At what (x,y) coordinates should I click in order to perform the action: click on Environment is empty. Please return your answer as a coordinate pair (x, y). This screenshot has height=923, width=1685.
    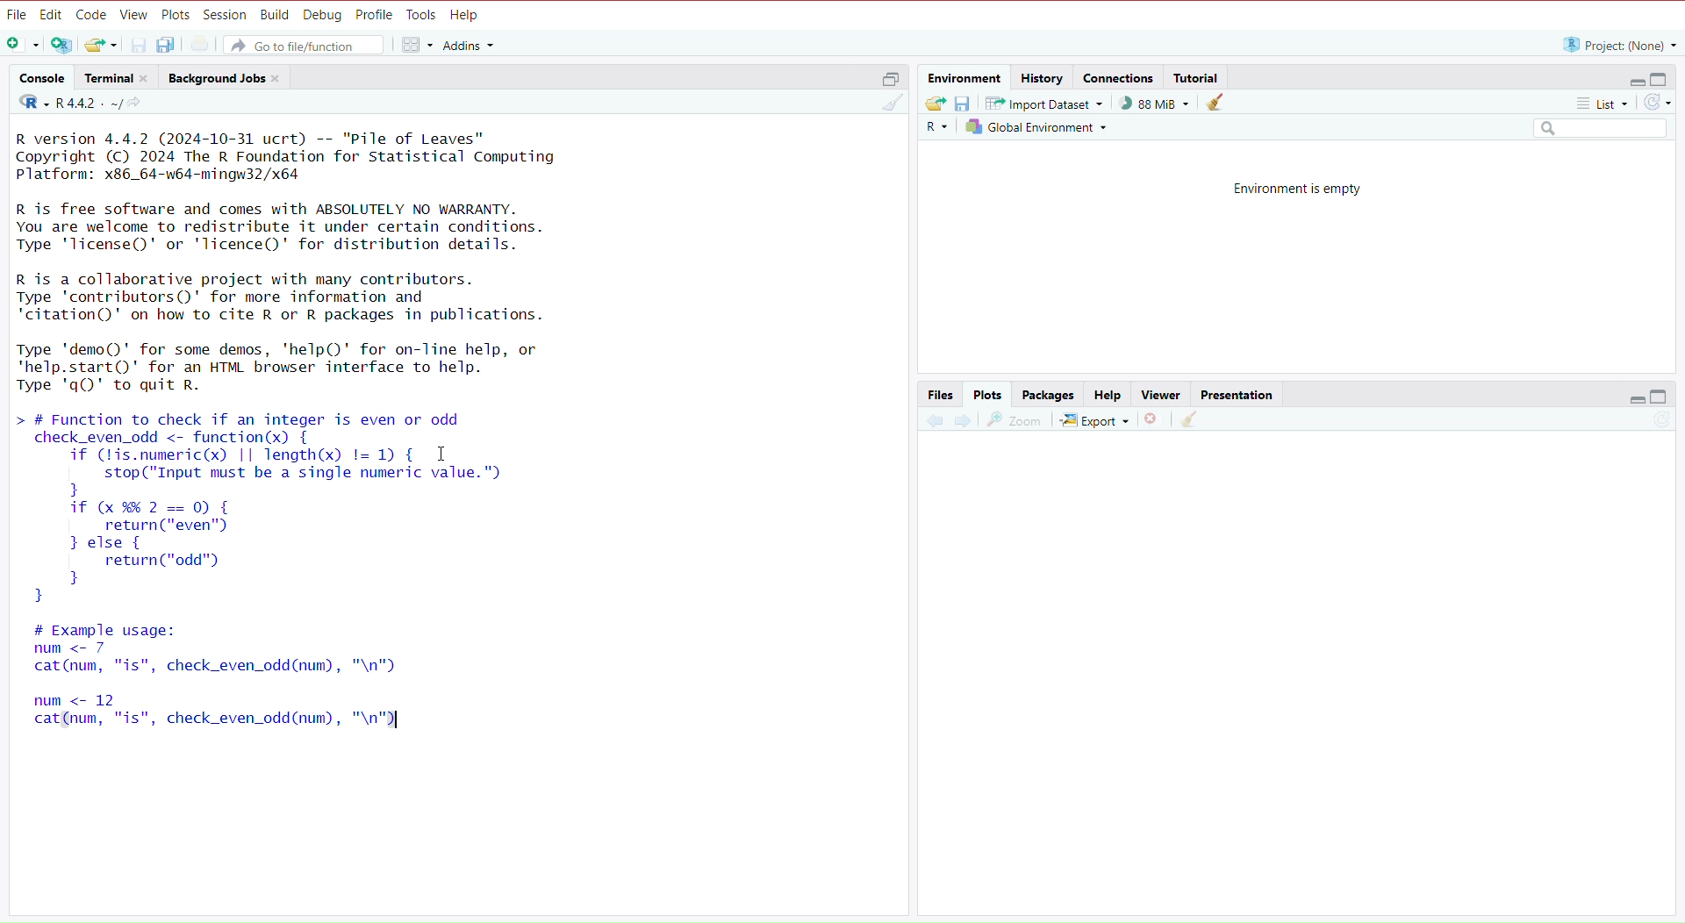
    Looking at the image, I should click on (1300, 188).